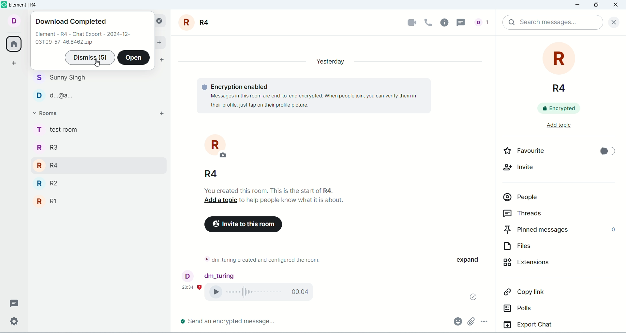  What do you see at coordinates (544, 248) in the screenshot?
I see `files` at bounding box center [544, 248].